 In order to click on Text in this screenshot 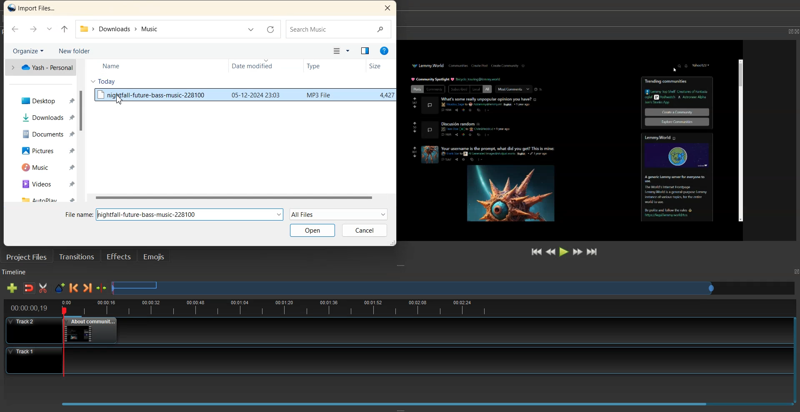, I will do `click(32, 8)`.